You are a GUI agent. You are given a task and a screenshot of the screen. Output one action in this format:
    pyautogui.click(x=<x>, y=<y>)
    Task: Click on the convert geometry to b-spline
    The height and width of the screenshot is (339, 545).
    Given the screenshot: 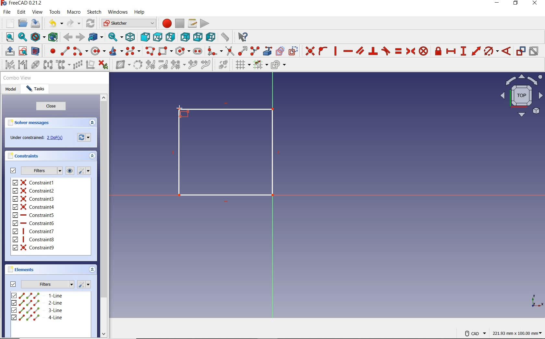 What is the action you would take?
    pyautogui.click(x=138, y=65)
    